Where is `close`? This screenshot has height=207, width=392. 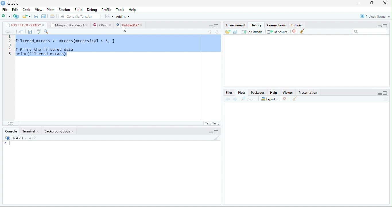
close is located at coordinates (73, 132).